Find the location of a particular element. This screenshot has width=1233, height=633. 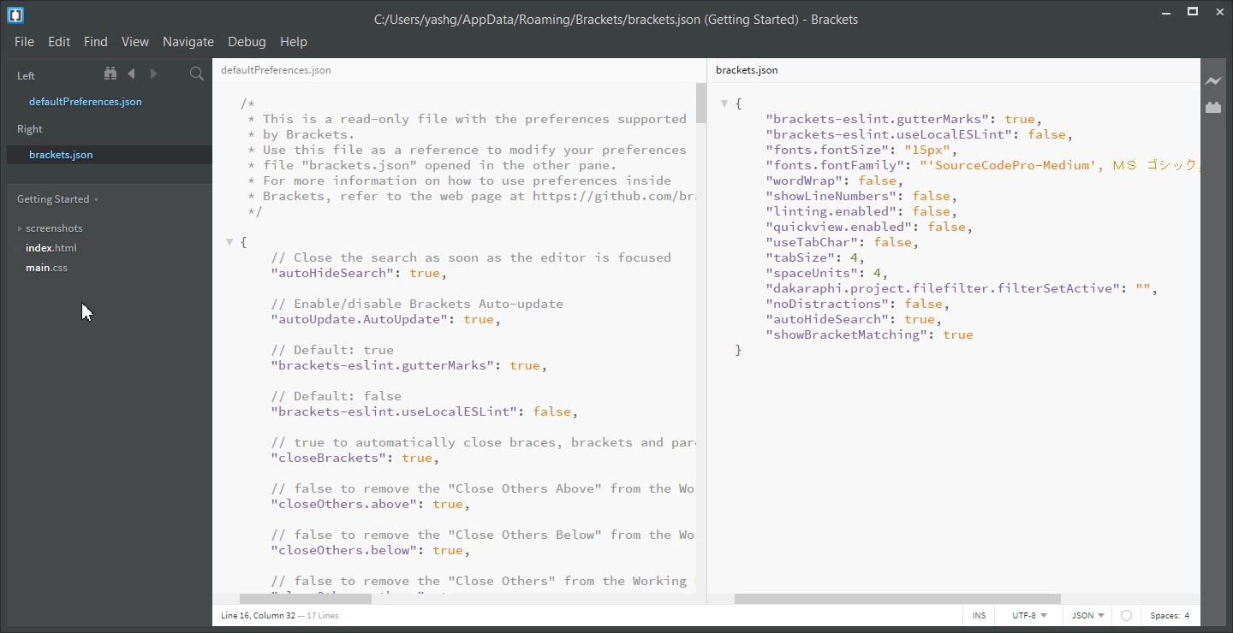

Left is located at coordinates (25, 80).